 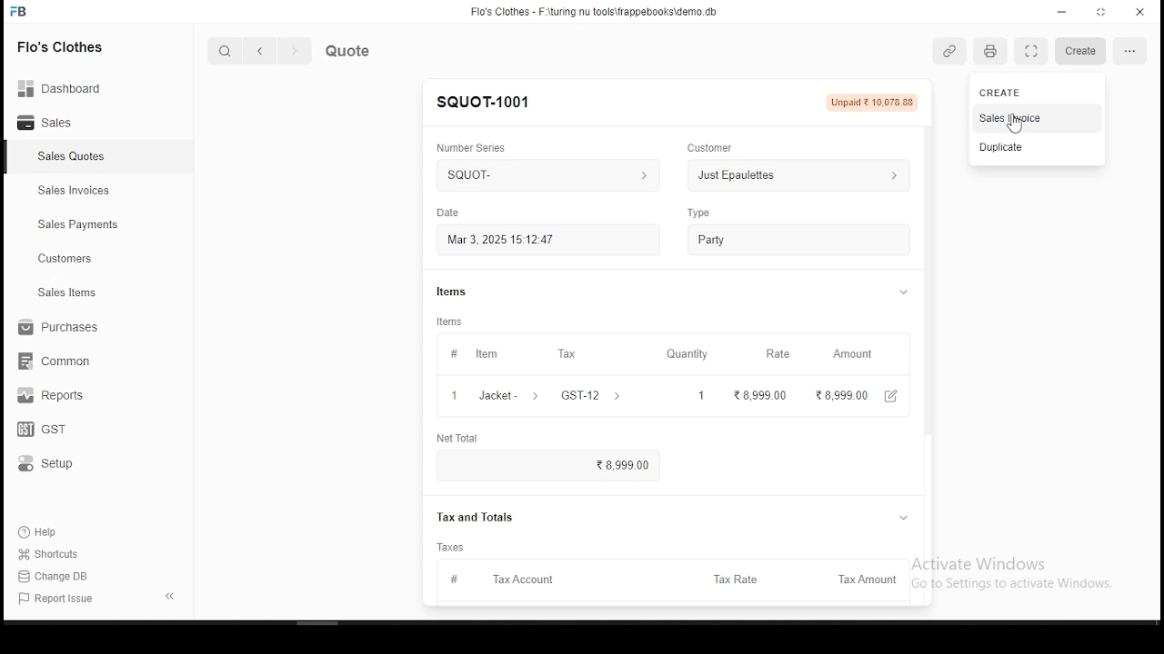 I want to click on 1-1, so click(x=216, y=598).